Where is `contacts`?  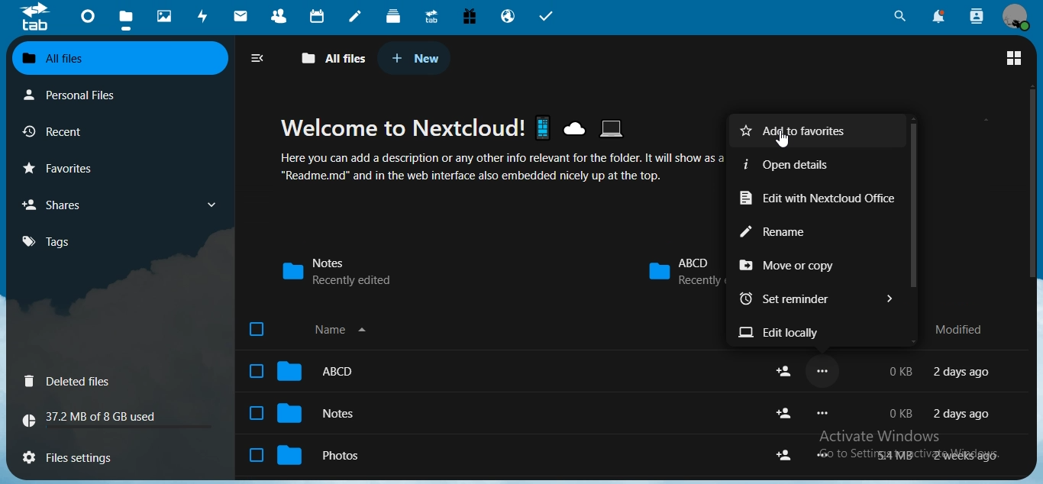
contacts is located at coordinates (279, 15).